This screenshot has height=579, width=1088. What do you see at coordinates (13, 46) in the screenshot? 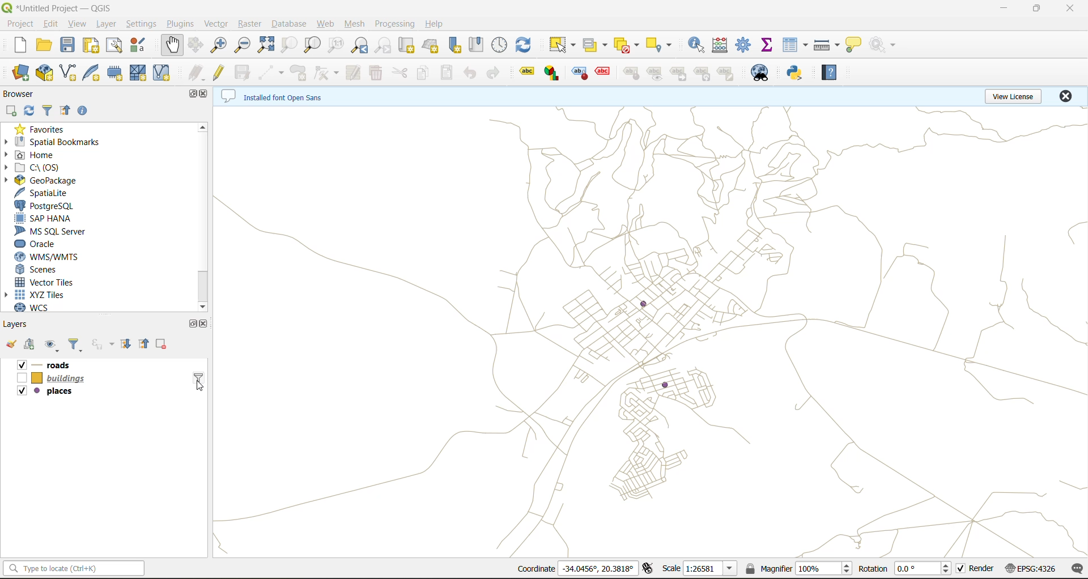
I see `new` at bounding box center [13, 46].